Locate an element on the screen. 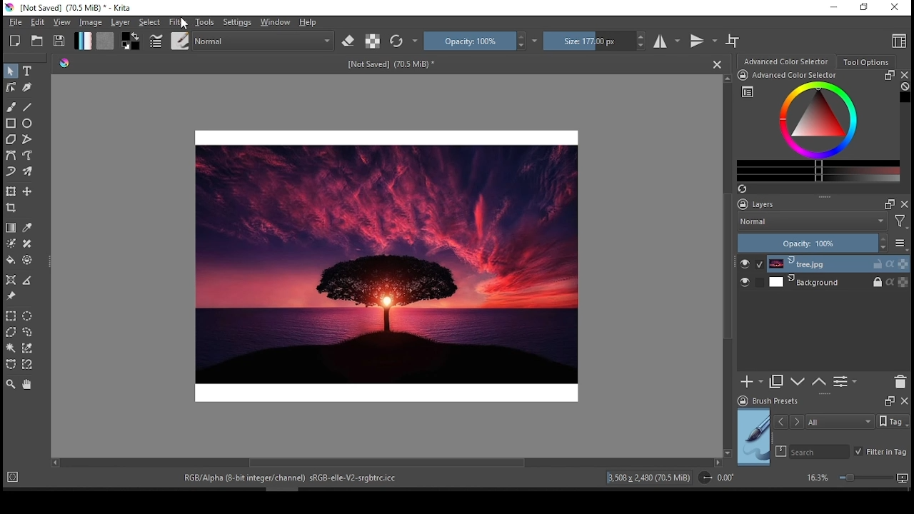  select shapes tool is located at coordinates (11, 71).